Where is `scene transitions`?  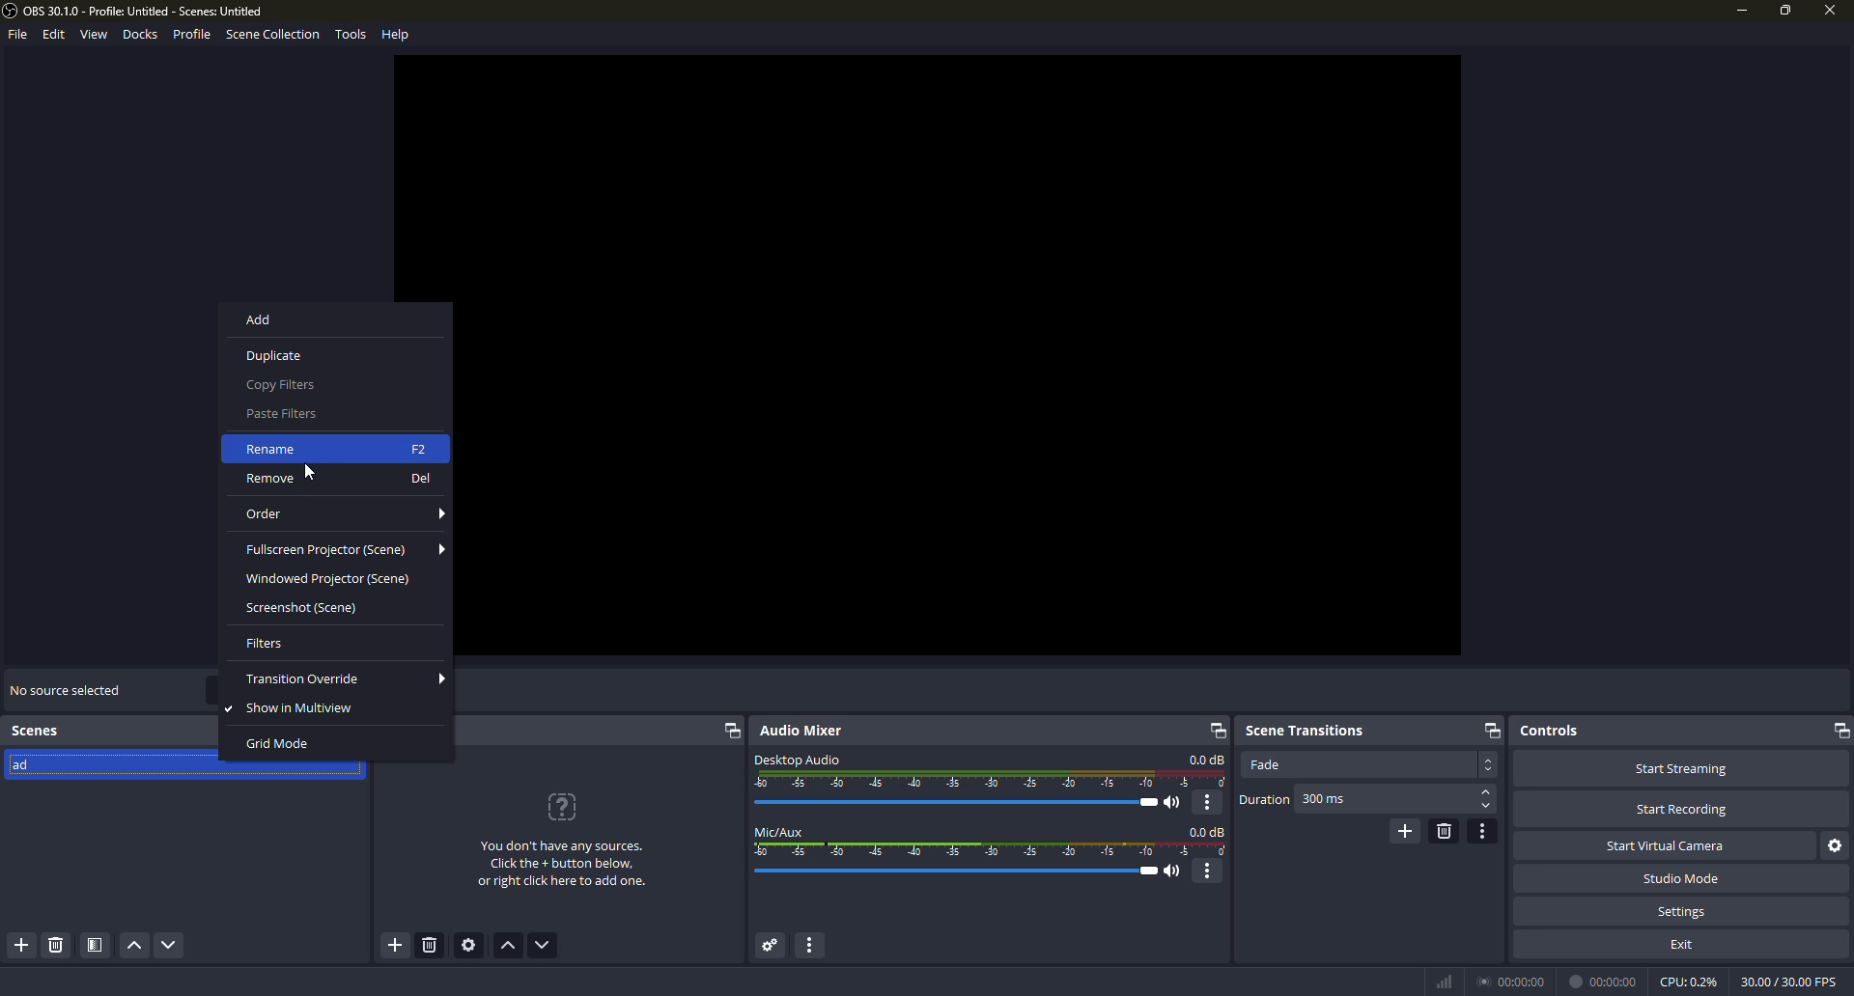 scene transitions is located at coordinates (1305, 728).